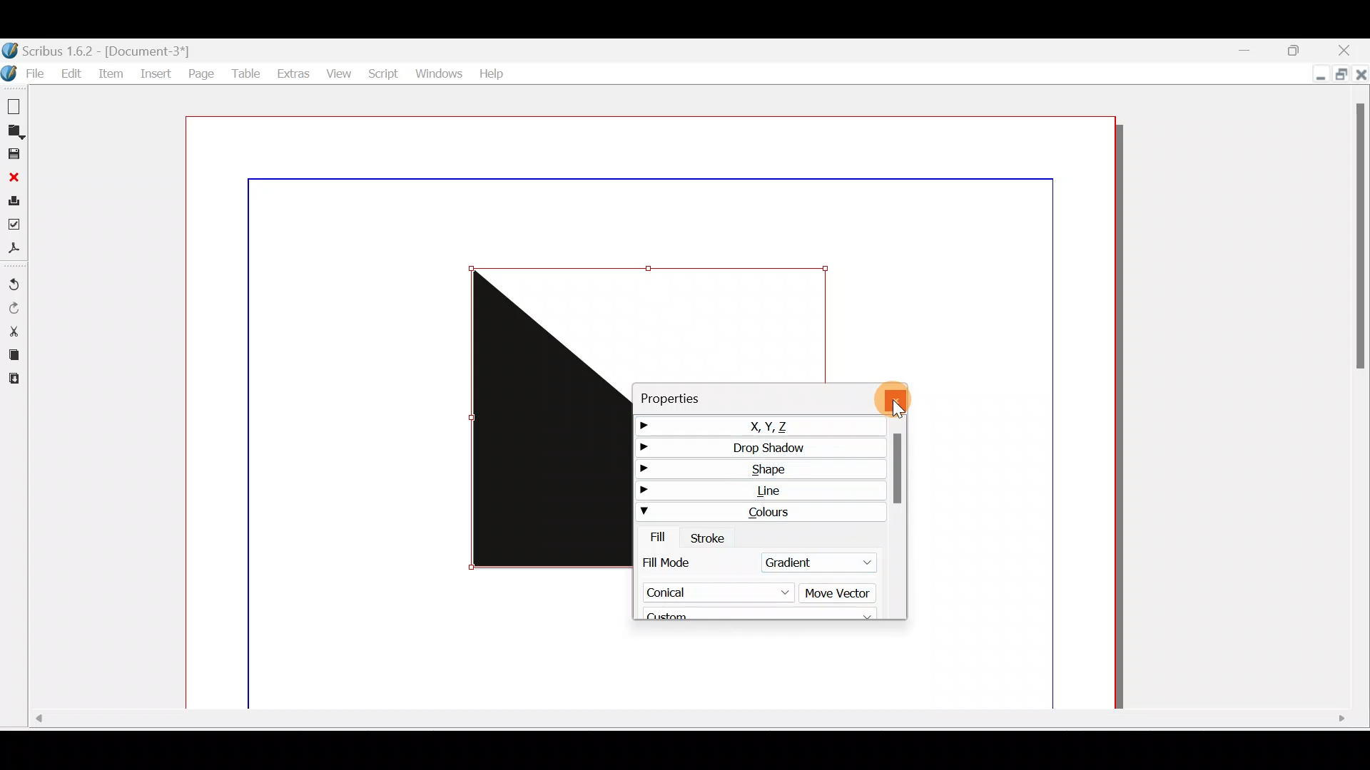 This screenshot has width=1370, height=770. I want to click on Close, so click(12, 175).